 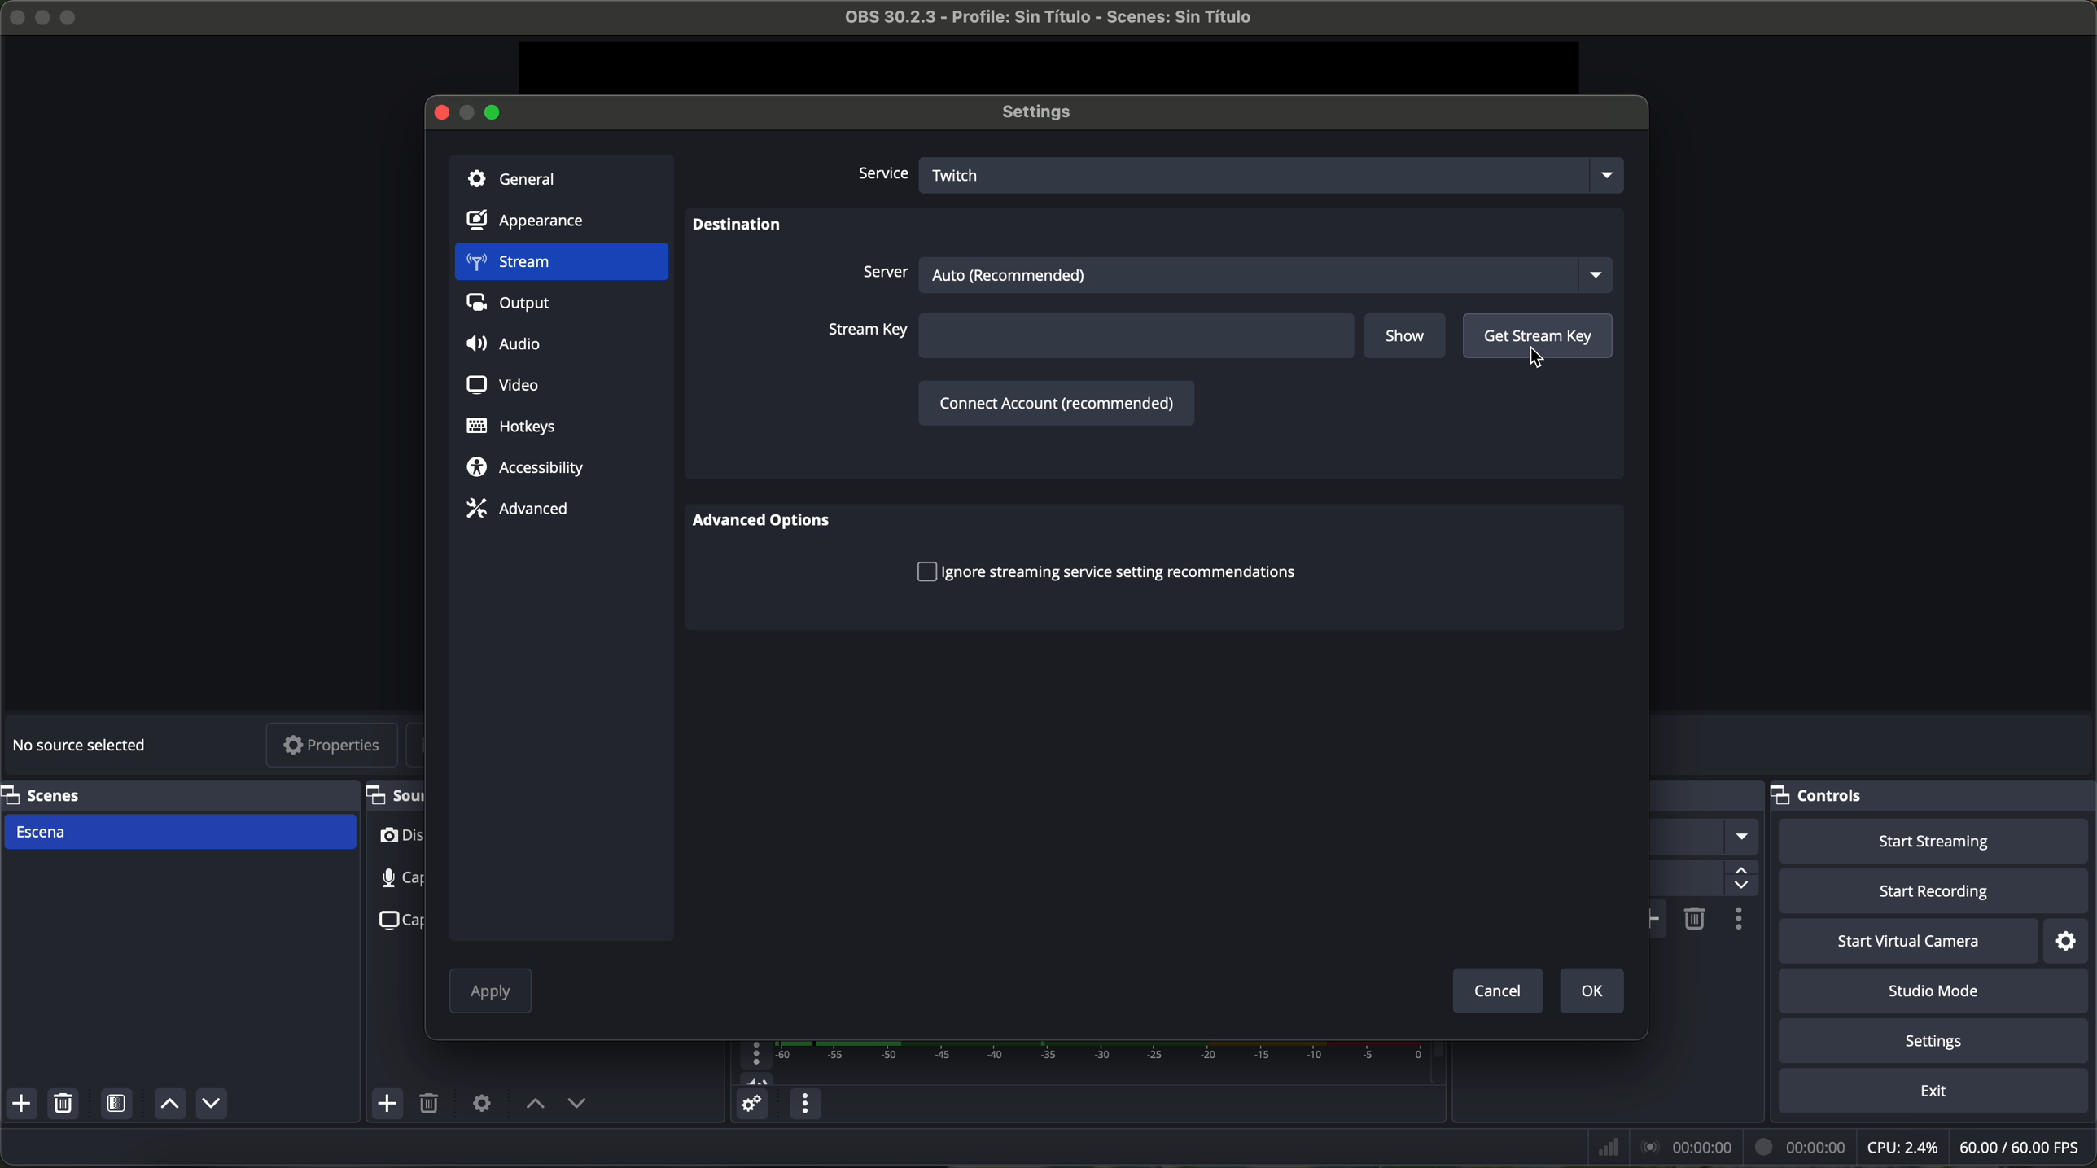 What do you see at coordinates (1537, 343) in the screenshot?
I see `click on get stream key` at bounding box center [1537, 343].